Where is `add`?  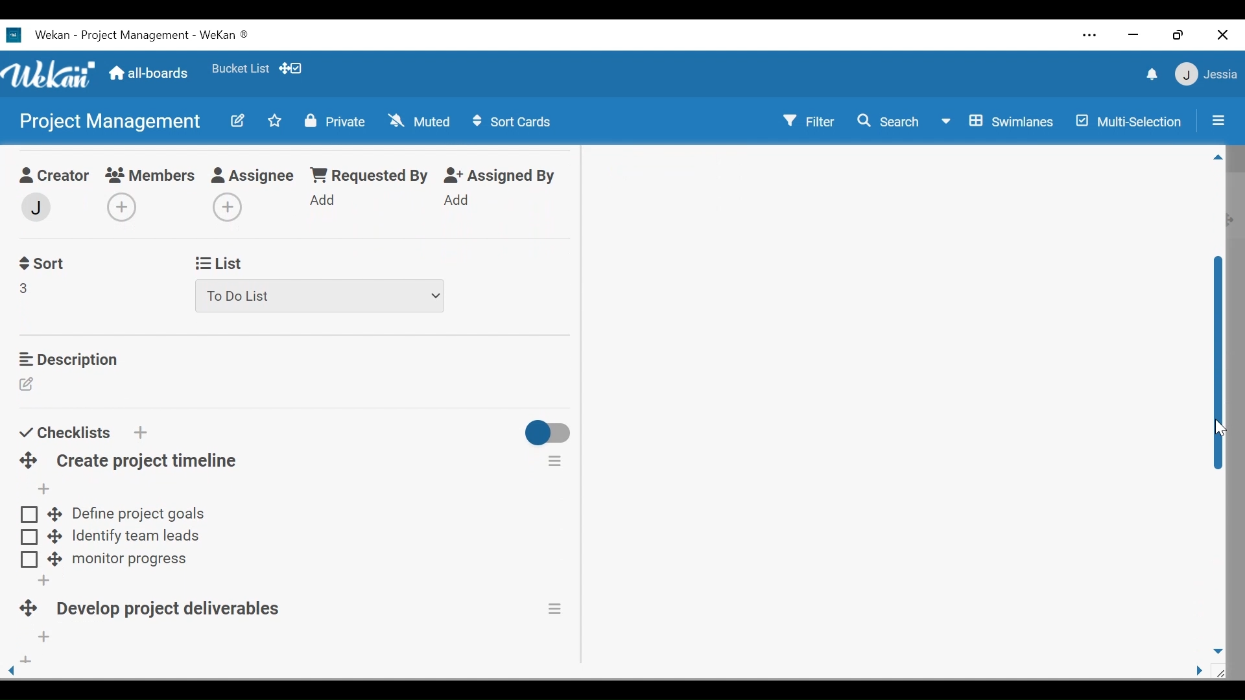
add is located at coordinates (40, 581).